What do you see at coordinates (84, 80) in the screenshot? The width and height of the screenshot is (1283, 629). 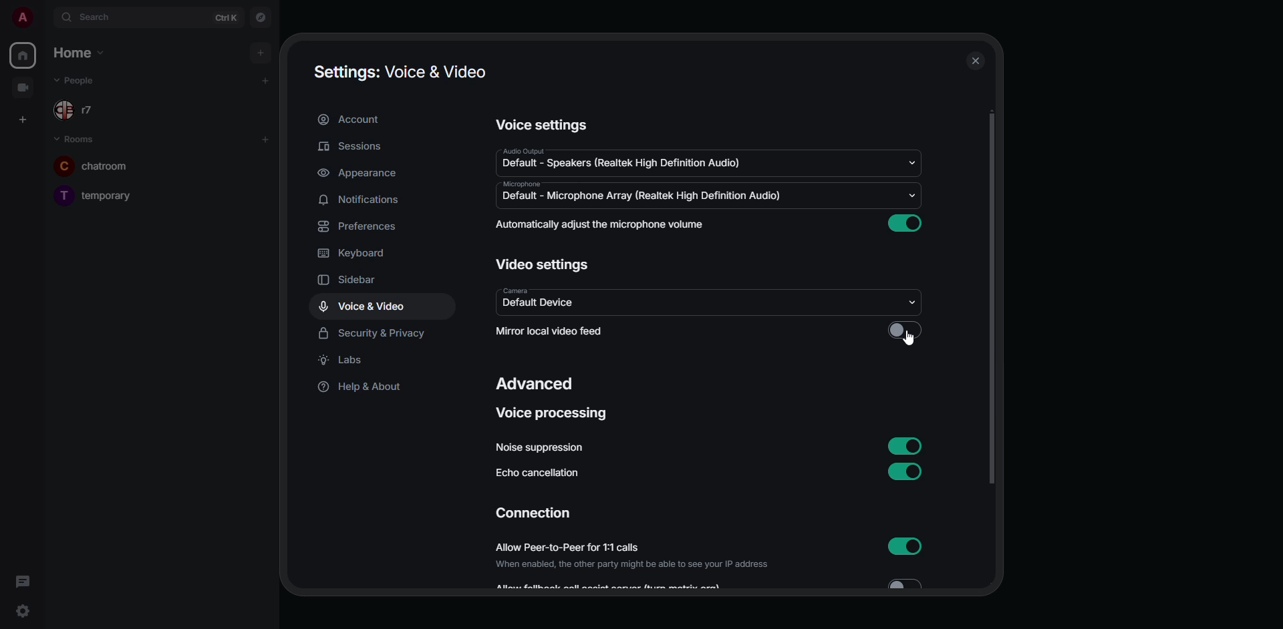 I see `people` at bounding box center [84, 80].